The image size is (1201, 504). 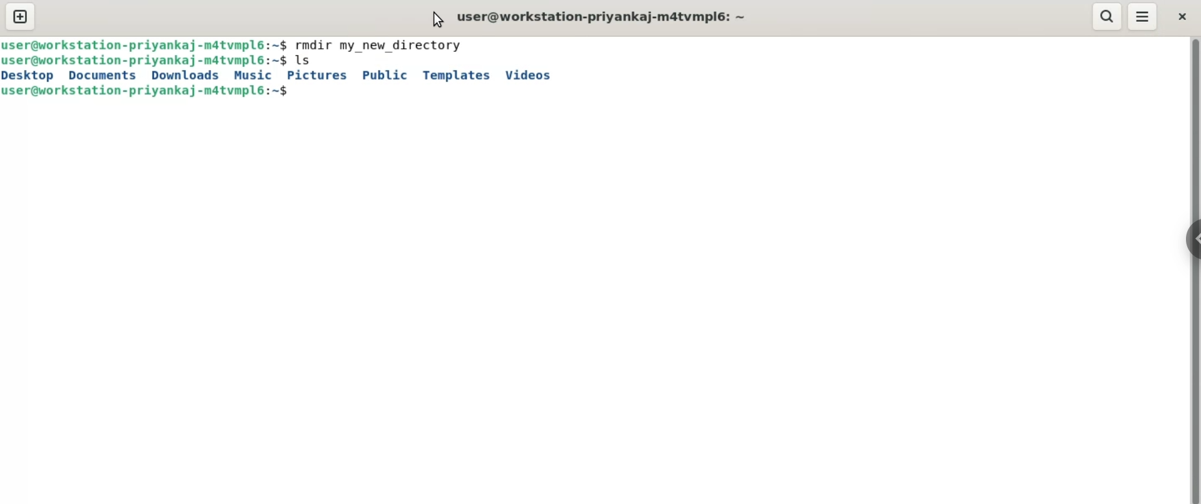 What do you see at coordinates (181, 75) in the screenshot?
I see `downloads` at bounding box center [181, 75].